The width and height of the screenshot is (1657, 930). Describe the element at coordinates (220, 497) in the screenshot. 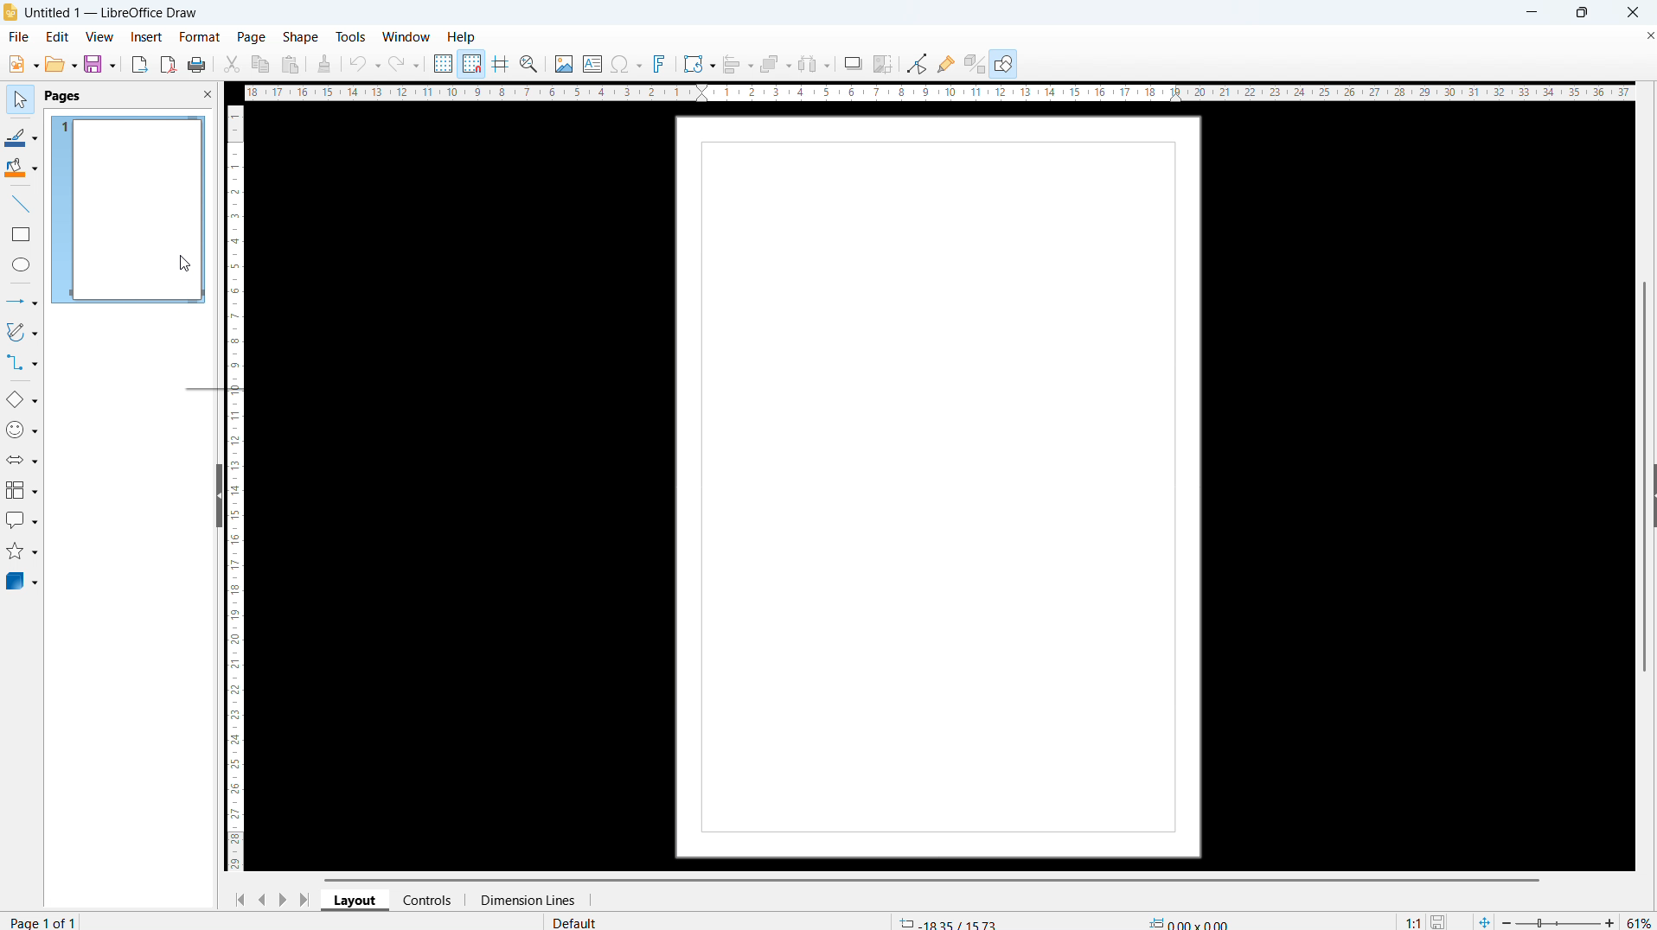

I see `hide pane` at that location.